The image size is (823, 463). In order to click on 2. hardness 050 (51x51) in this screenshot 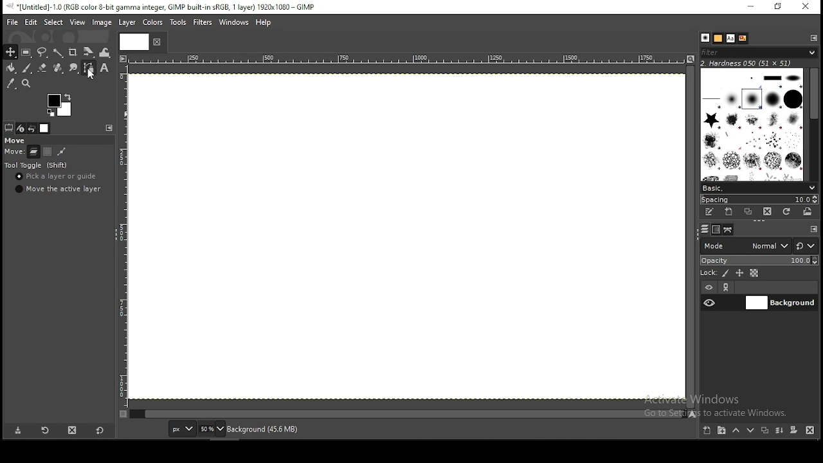, I will do `click(752, 64)`.